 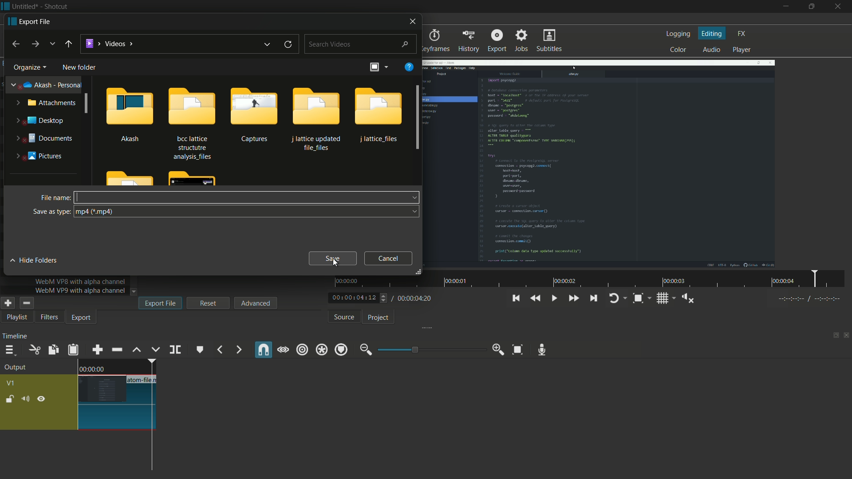 What do you see at coordinates (36, 44) in the screenshot?
I see `forward` at bounding box center [36, 44].